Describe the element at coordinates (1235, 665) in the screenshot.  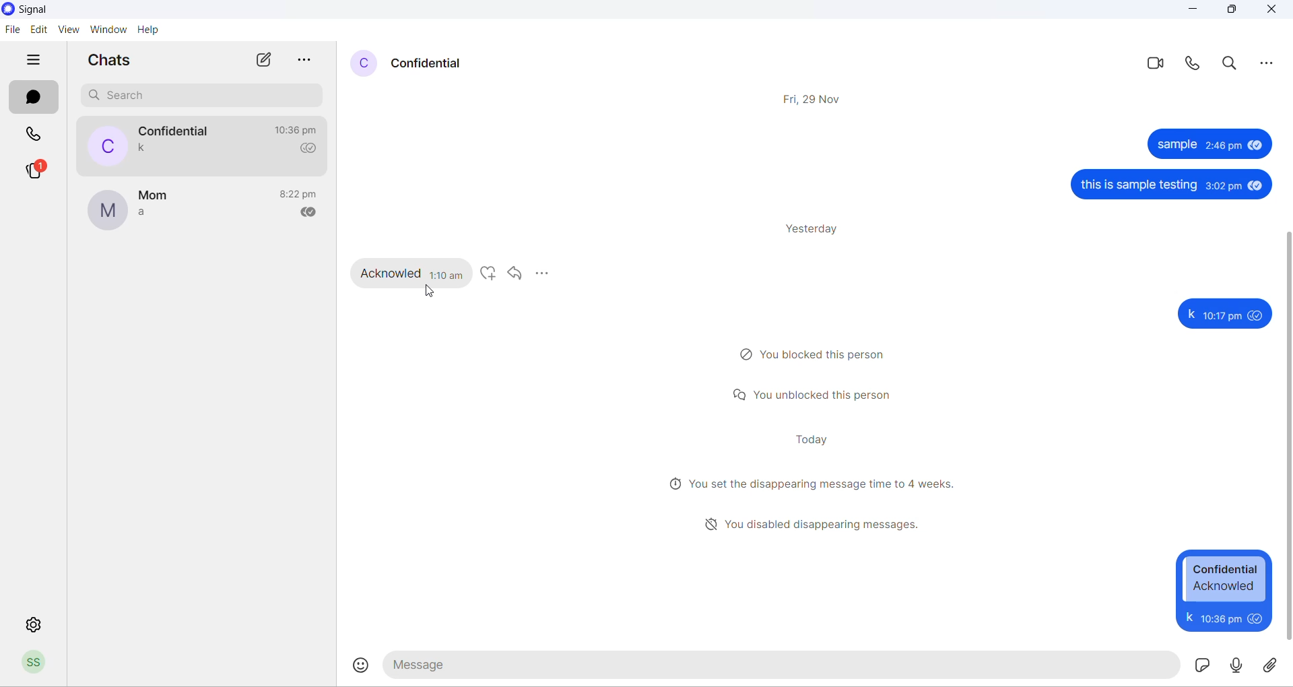
I see `voicemail` at that location.